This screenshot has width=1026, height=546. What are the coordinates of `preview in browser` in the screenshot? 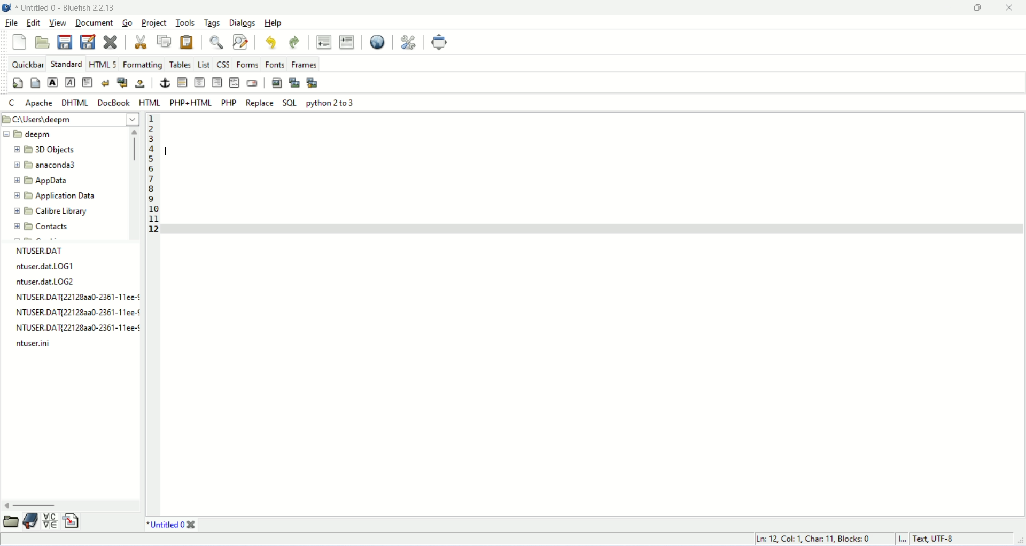 It's located at (376, 41).